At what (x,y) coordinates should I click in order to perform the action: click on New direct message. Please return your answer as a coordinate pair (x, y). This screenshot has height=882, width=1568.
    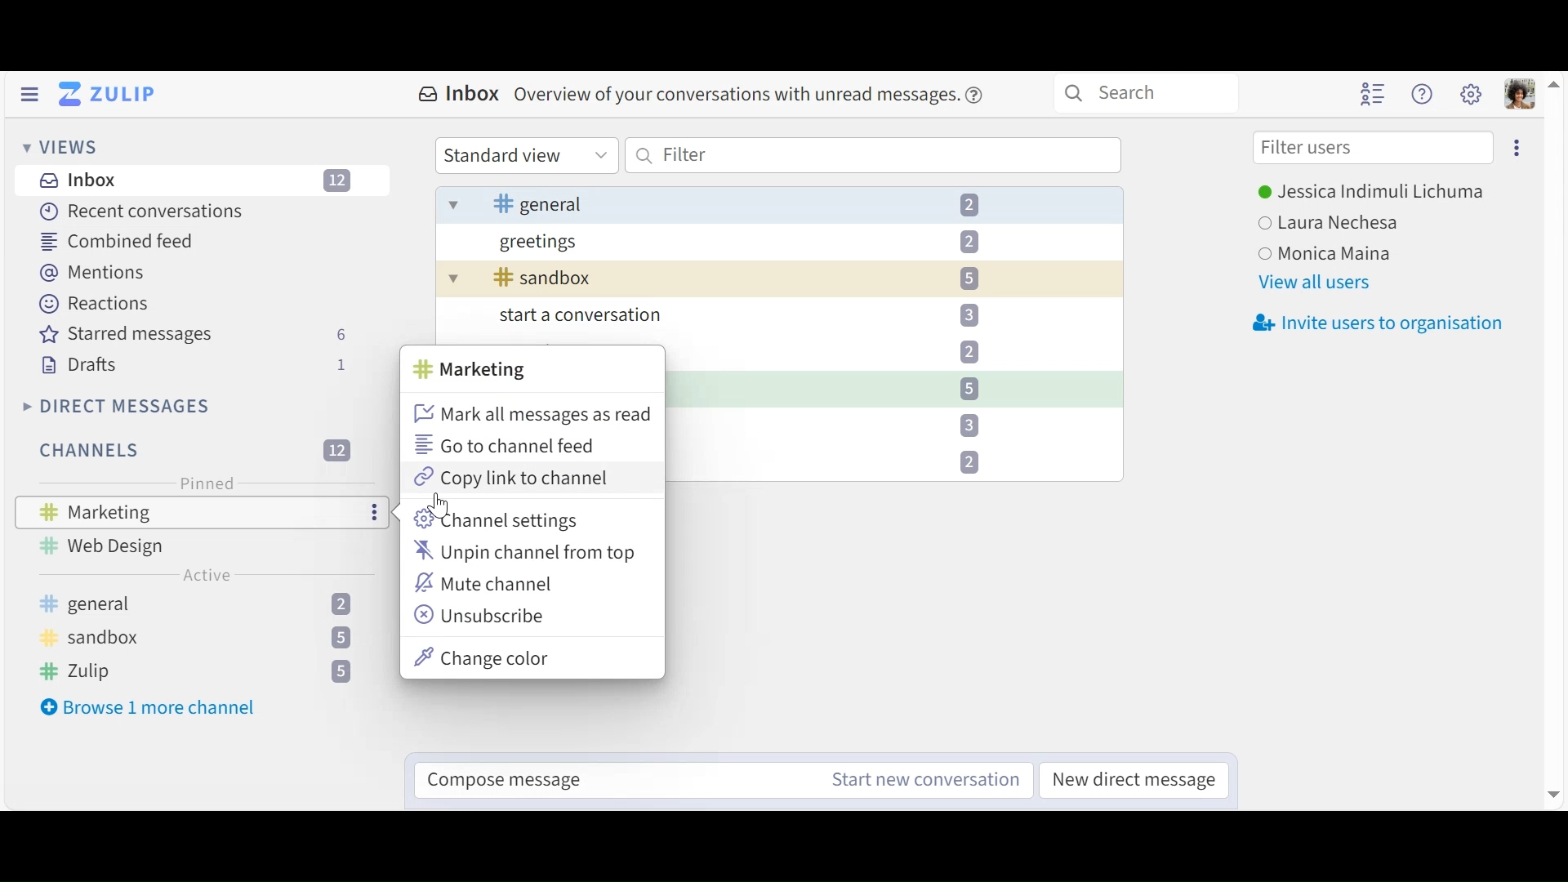
    Looking at the image, I should click on (1138, 779).